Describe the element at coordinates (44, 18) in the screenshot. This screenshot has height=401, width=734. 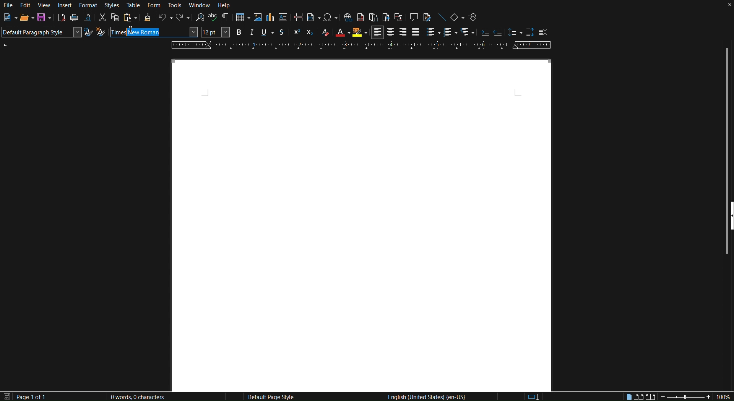
I see `Save` at that location.